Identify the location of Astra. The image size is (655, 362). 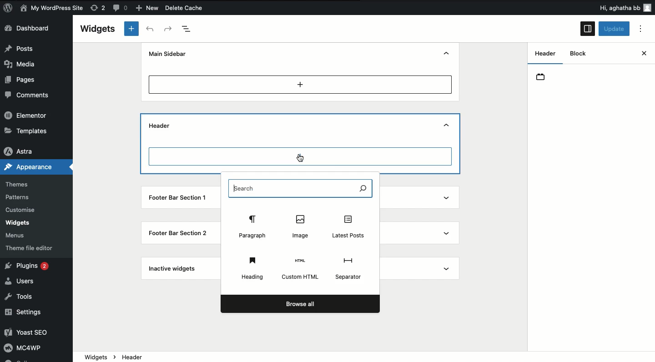
(23, 149).